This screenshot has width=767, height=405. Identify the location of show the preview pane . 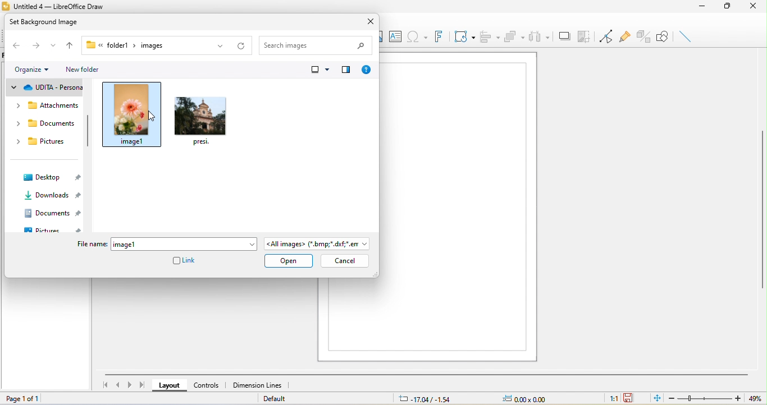
(346, 72).